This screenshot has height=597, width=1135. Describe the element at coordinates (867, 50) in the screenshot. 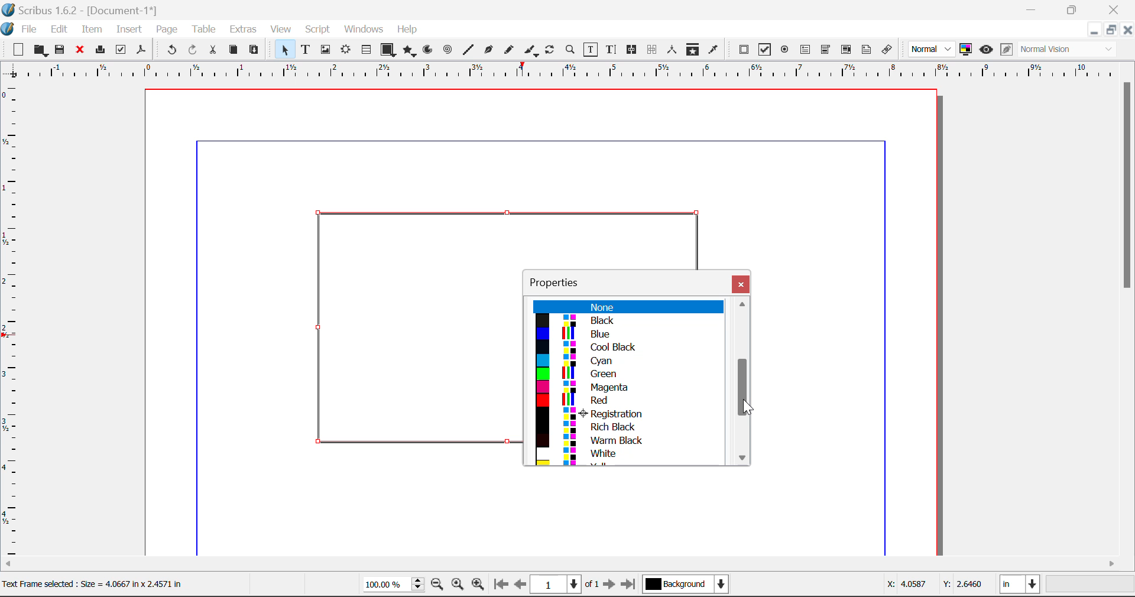

I see `Text Annotation` at that location.